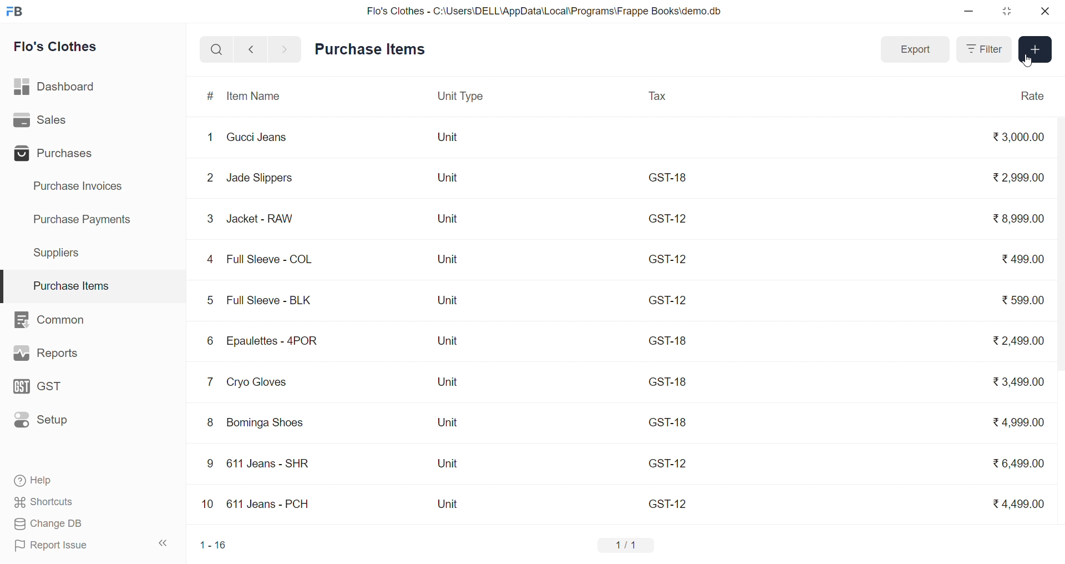 This screenshot has width=1065, height=564. Describe the element at coordinates (211, 219) in the screenshot. I see `3` at that location.